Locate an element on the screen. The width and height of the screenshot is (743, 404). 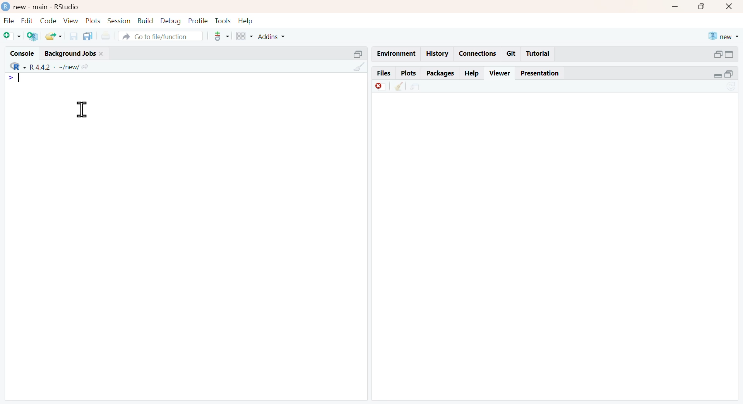
maximize is located at coordinates (730, 55).